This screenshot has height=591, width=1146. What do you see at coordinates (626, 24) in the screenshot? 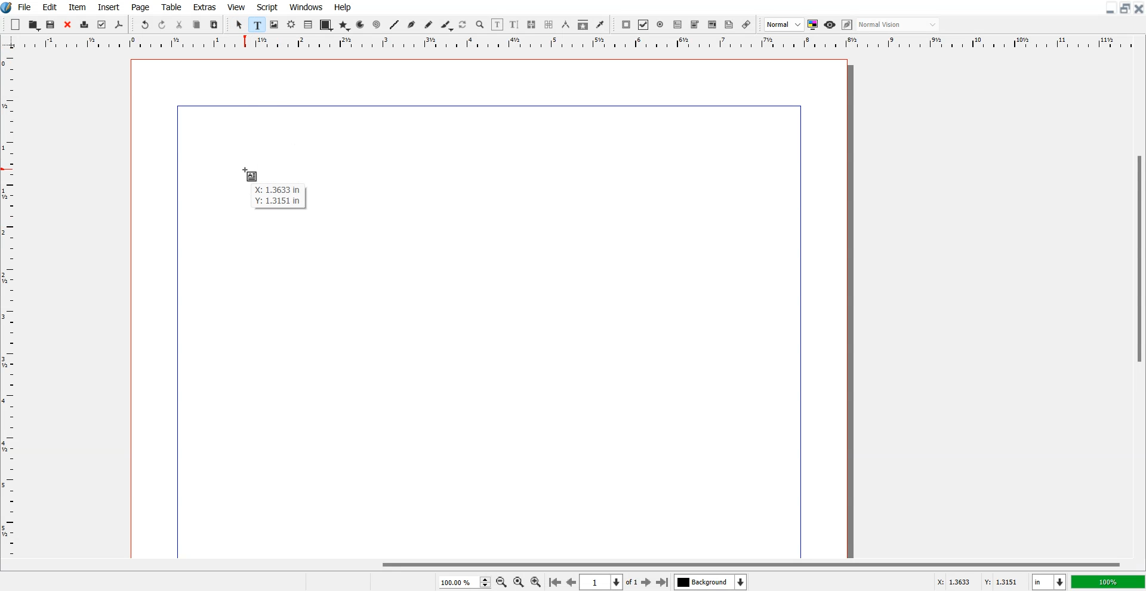
I see `PDF Push button ` at bounding box center [626, 24].